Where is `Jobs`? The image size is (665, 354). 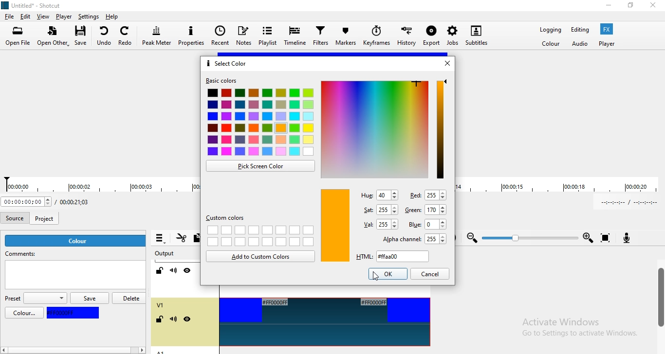
Jobs is located at coordinates (451, 37).